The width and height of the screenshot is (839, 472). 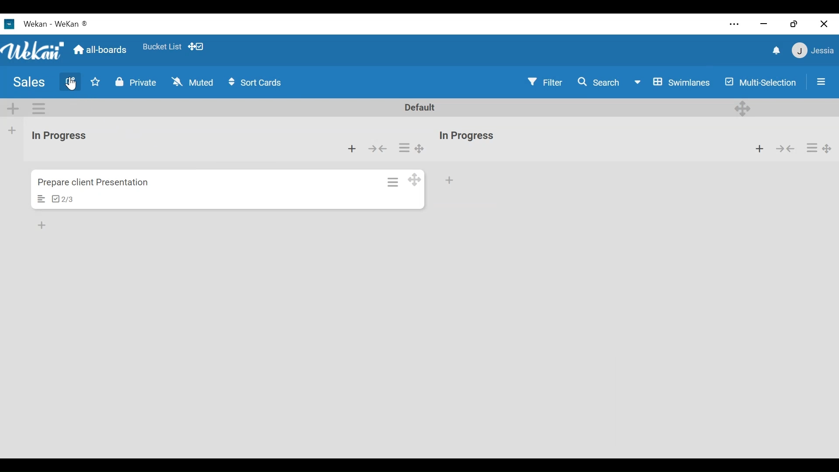 What do you see at coordinates (138, 82) in the screenshot?
I see `Private` at bounding box center [138, 82].